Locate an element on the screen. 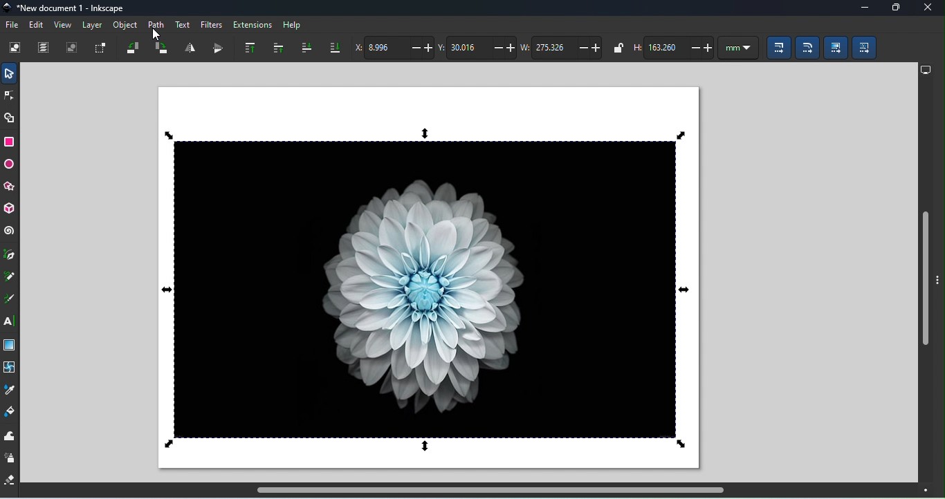  Object is located at coordinates (125, 26).